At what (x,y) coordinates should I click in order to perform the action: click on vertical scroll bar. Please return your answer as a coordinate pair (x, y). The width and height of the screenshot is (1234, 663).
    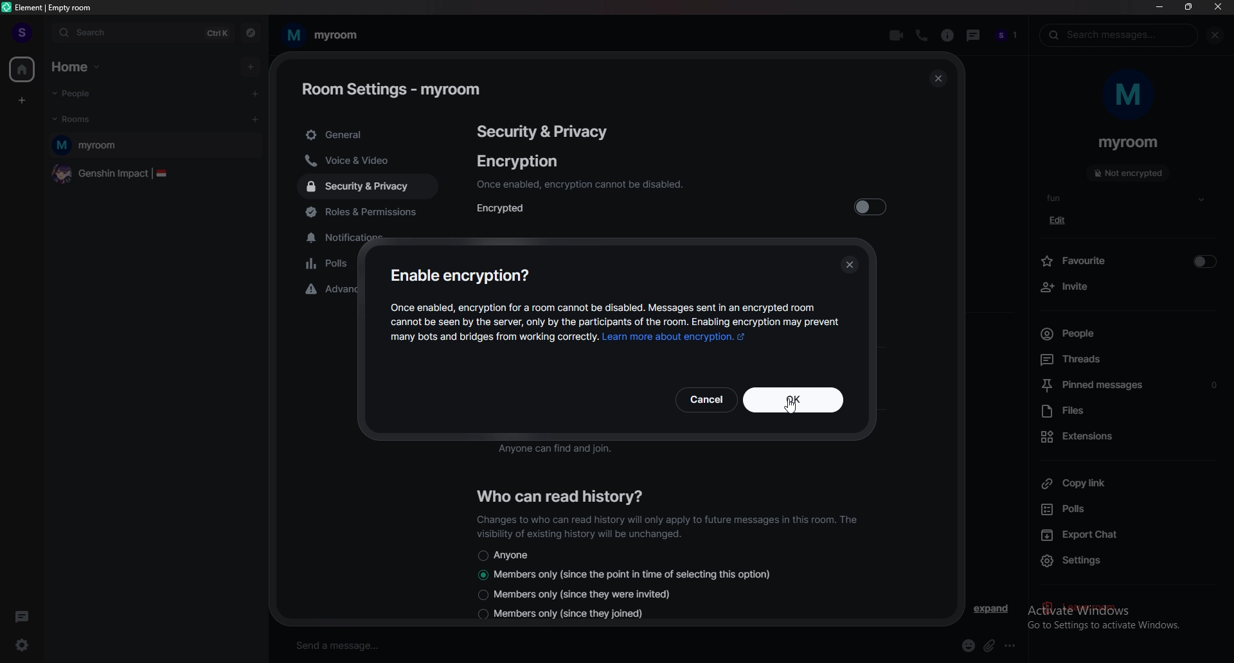
    Looking at the image, I should click on (952, 333).